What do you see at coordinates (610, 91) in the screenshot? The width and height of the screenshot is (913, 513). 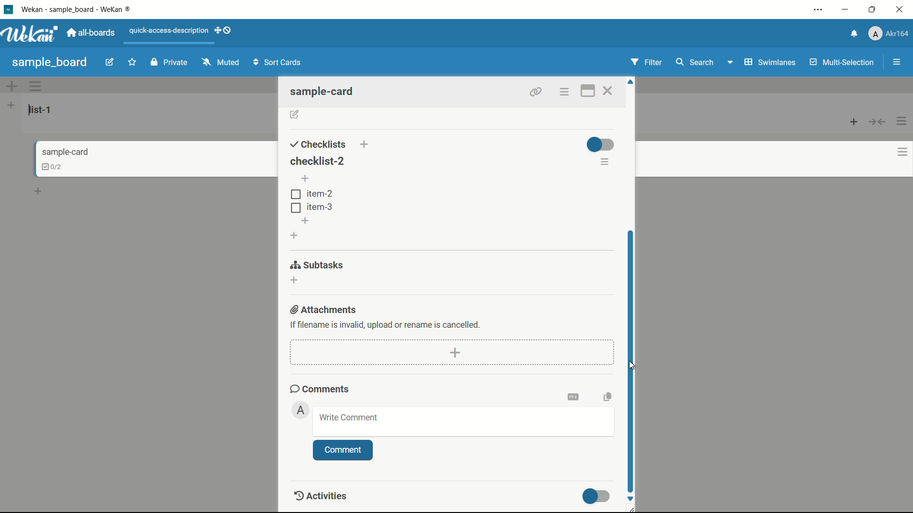 I see `close card` at bounding box center [610, 91].